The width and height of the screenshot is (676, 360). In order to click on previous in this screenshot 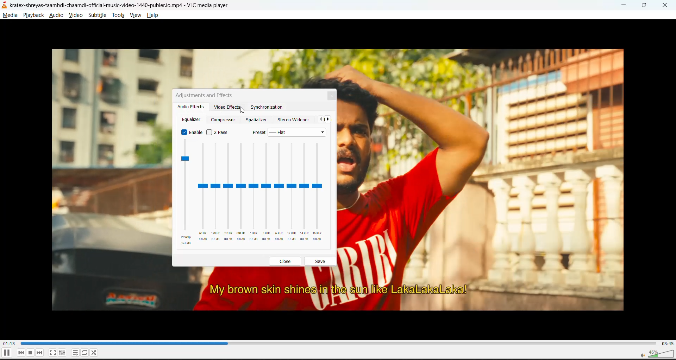, I will do `click(320, 119)`.